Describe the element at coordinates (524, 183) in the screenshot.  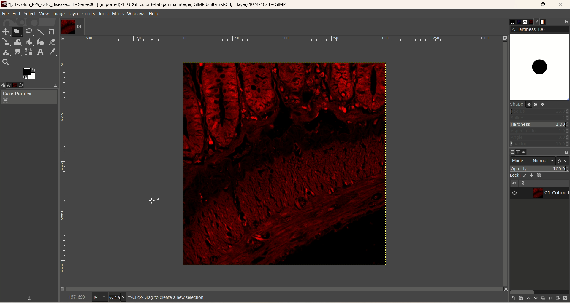
I see `link layer` at that location.